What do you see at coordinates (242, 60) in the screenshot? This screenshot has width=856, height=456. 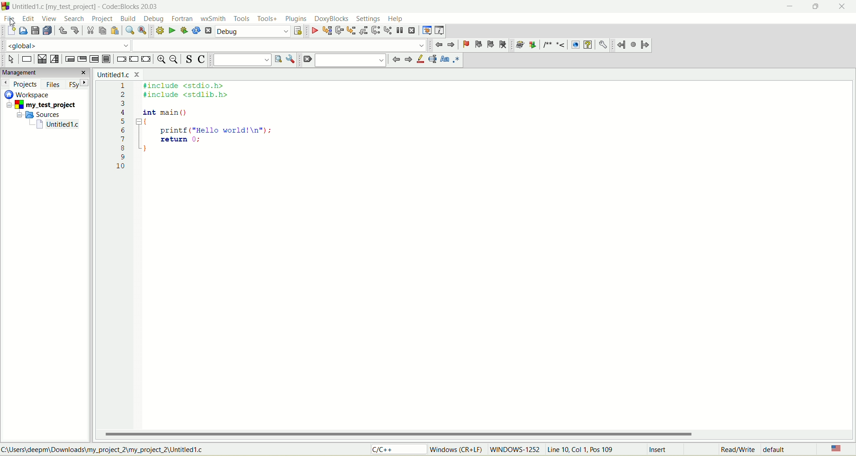 I see `text search` at bounding box center [242, 60].